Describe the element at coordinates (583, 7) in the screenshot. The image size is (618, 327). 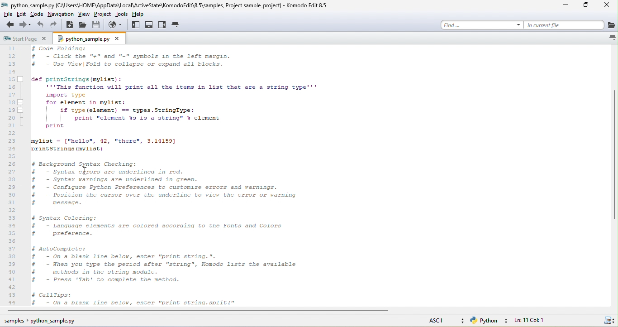
I see `maximize` at that location.